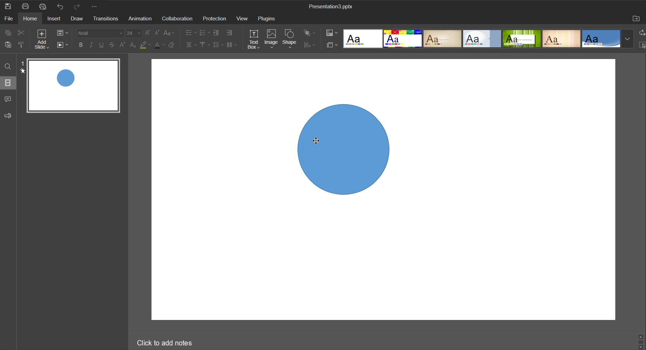 The image size is (646, 350). What do you see at coordinates (334, 7) in the screenshot?
I see `Presentation Title` at bounding box center [334, 7].